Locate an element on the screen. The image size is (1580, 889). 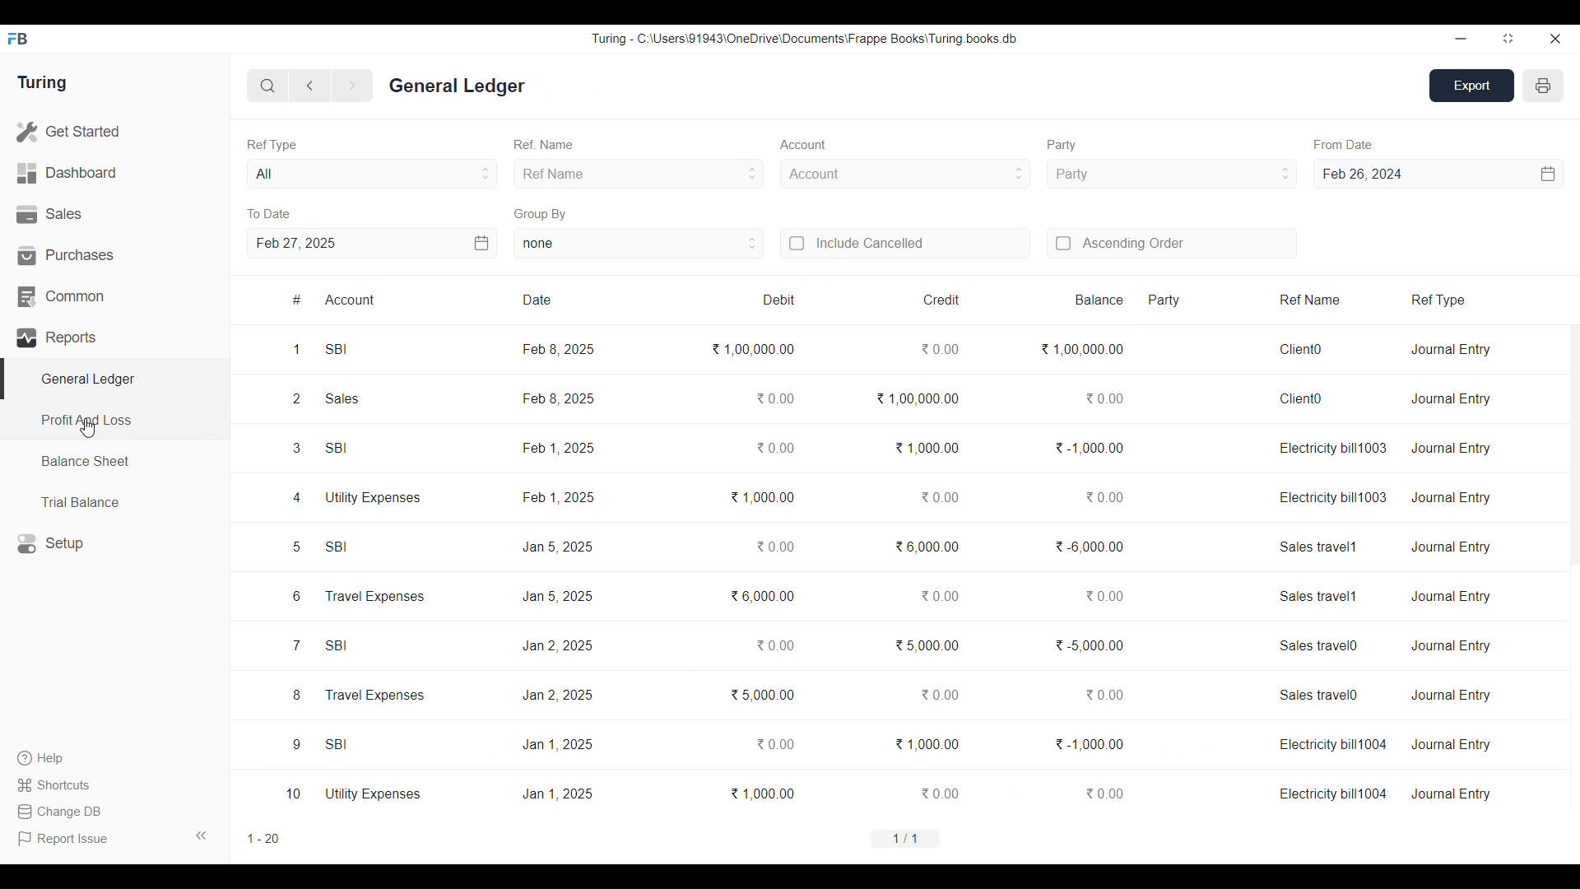
0.00 is located at coordinates (775, 645).